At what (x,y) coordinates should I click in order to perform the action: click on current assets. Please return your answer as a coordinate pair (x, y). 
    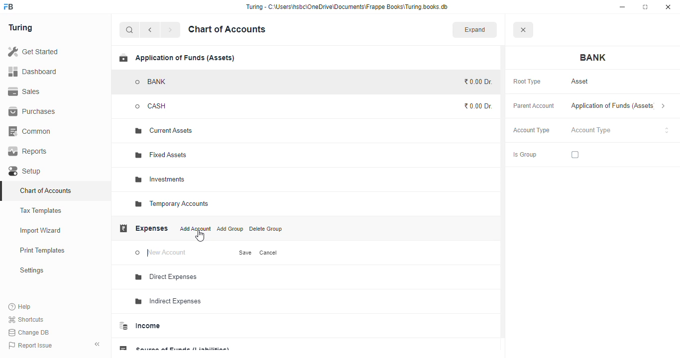
    Looking at the image, I should click on (164, 131).